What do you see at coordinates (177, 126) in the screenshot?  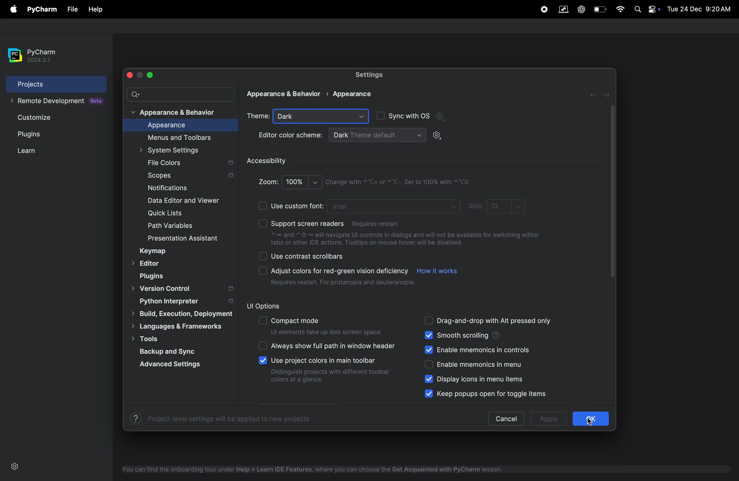 I see `apperance` at bounding box center [177, 126].